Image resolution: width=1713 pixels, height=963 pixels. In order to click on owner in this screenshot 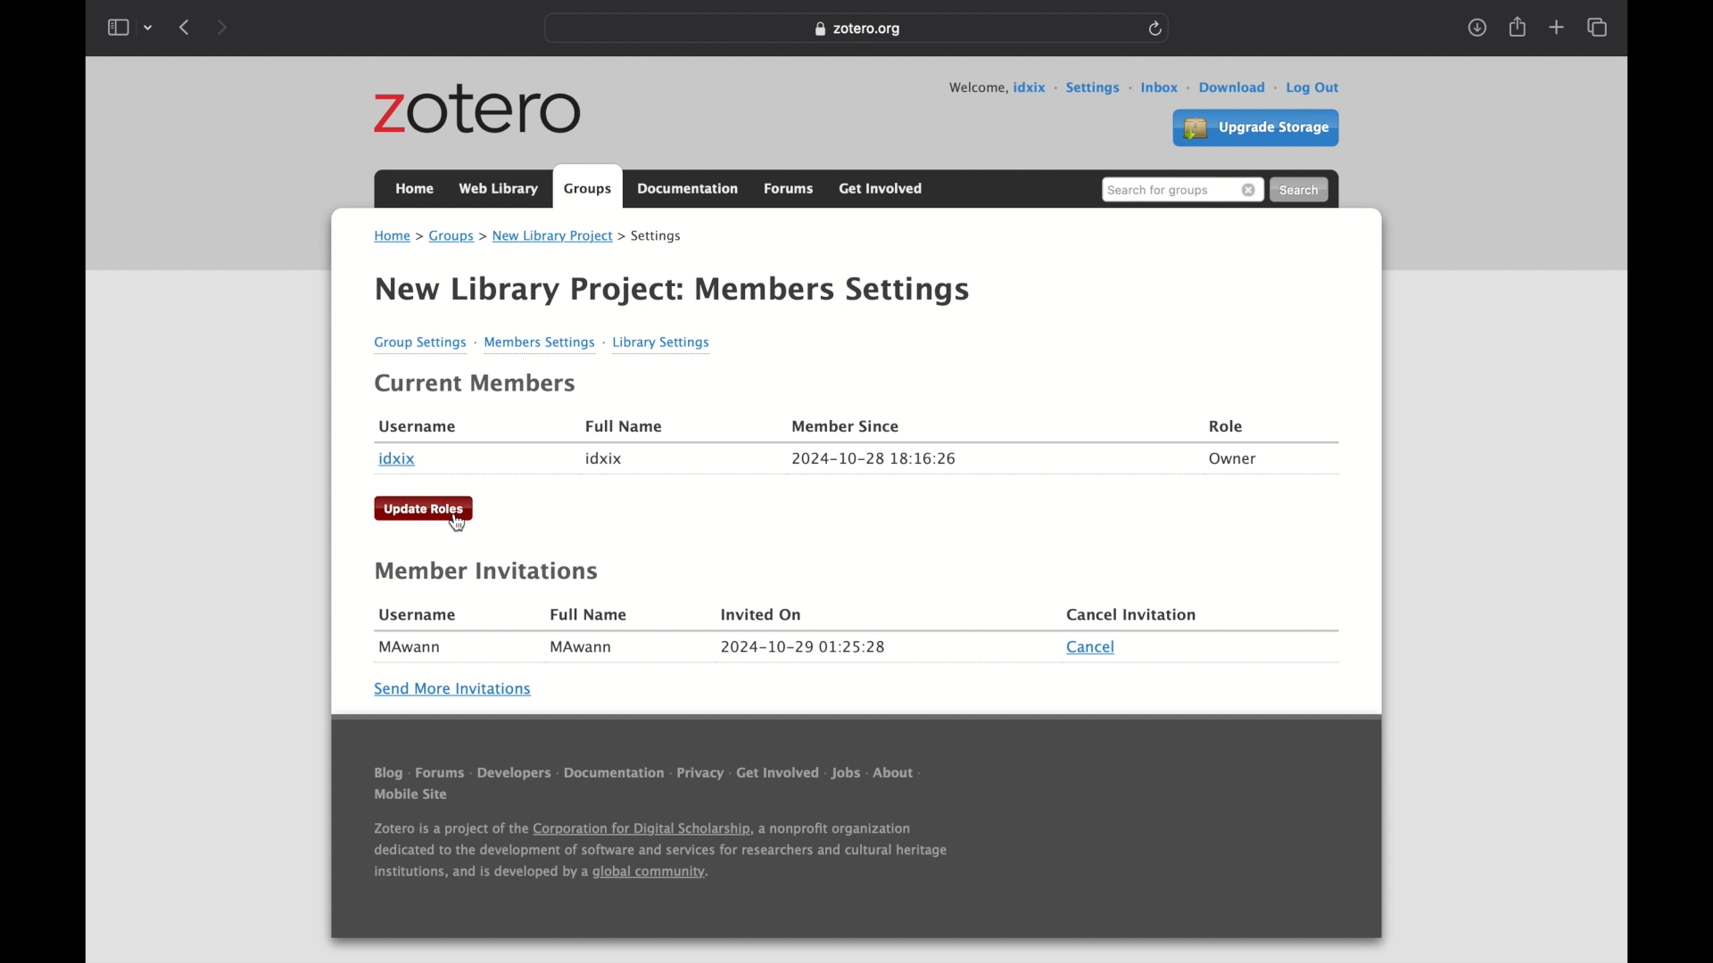, I will do `click(1232, 460)`.